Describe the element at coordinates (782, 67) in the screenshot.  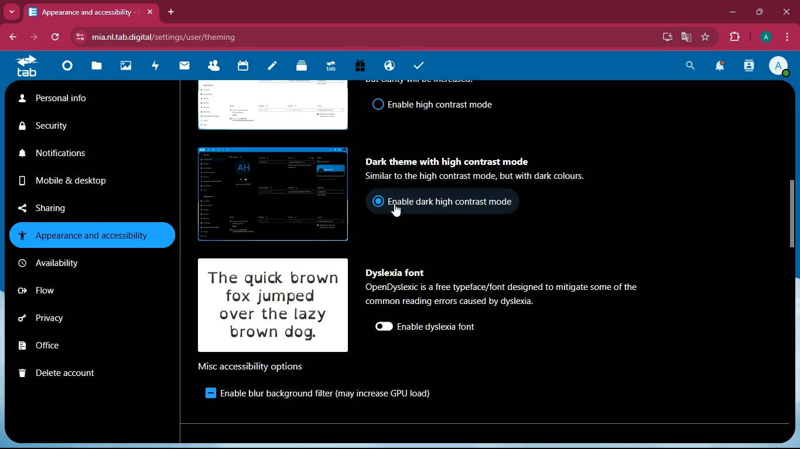
I see `profile` at that location.